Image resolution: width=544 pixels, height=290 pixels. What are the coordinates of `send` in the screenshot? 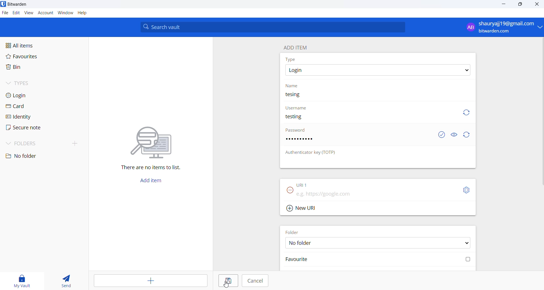 It's located at (63, 279).